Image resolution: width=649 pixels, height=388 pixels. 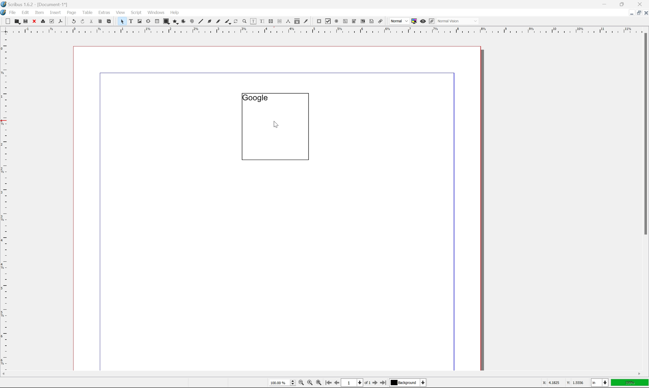 What do you see at coordinates (109, 21) in the screenshot?
I see `paste` at bounding box center [109, 21].